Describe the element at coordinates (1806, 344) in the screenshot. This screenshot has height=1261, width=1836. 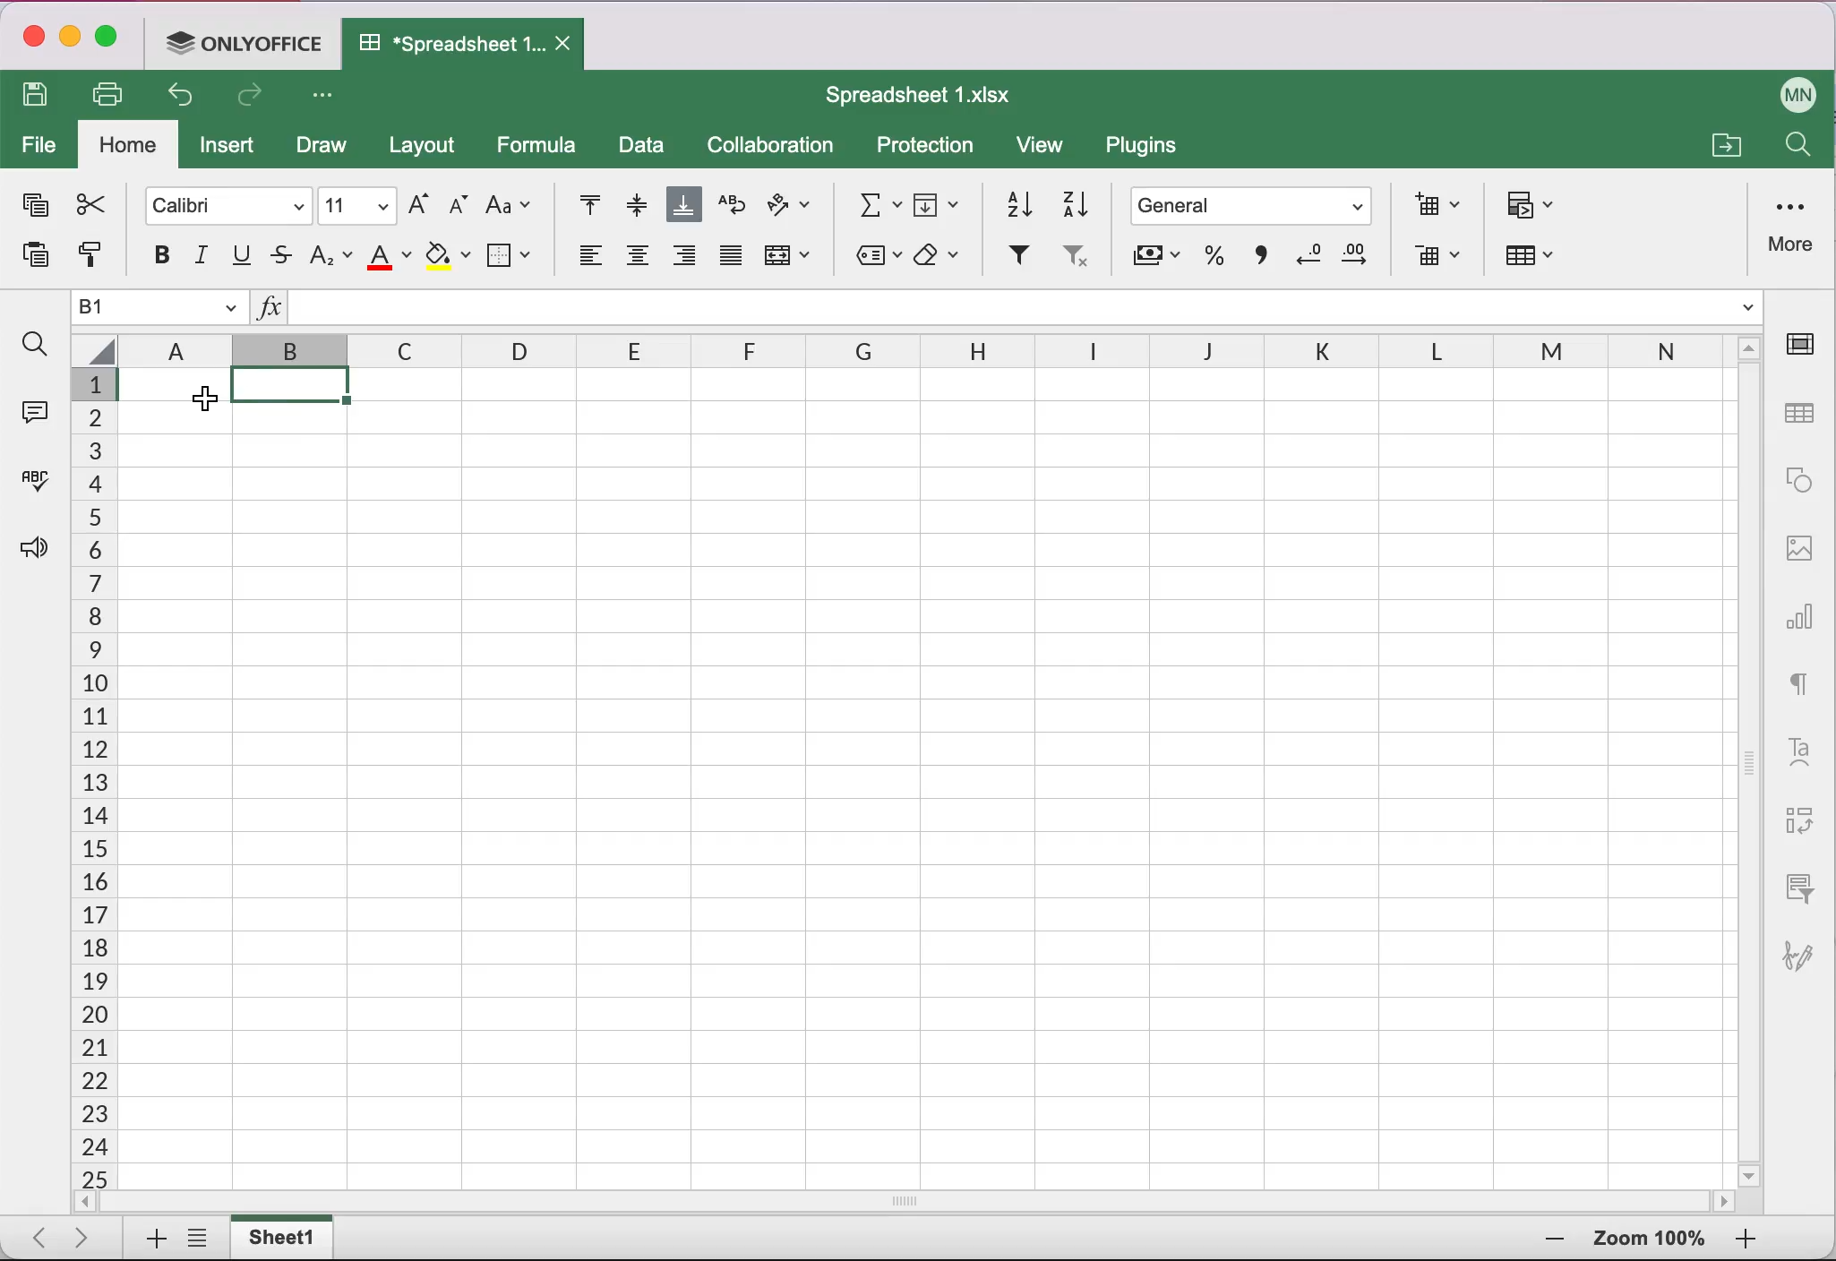
I see `cell settings` at that location.